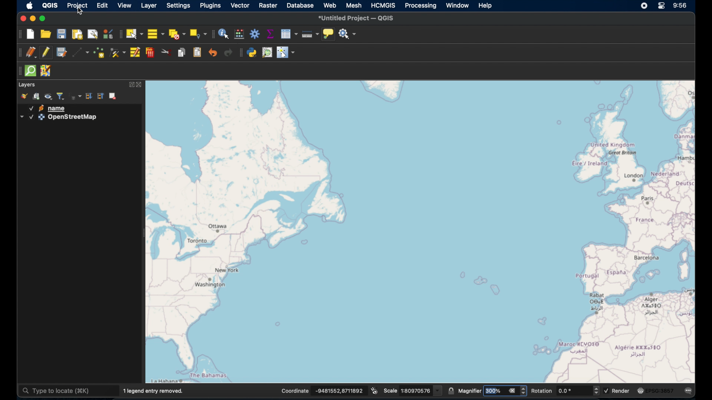 This screenshot has height=400, width=712. Describe the element at coordinates (135, 34) in the screenshot. I see `select features by area. or single click` at that location.